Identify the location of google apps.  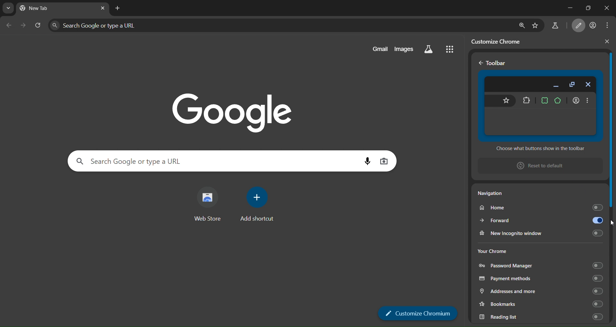
(449, 48).